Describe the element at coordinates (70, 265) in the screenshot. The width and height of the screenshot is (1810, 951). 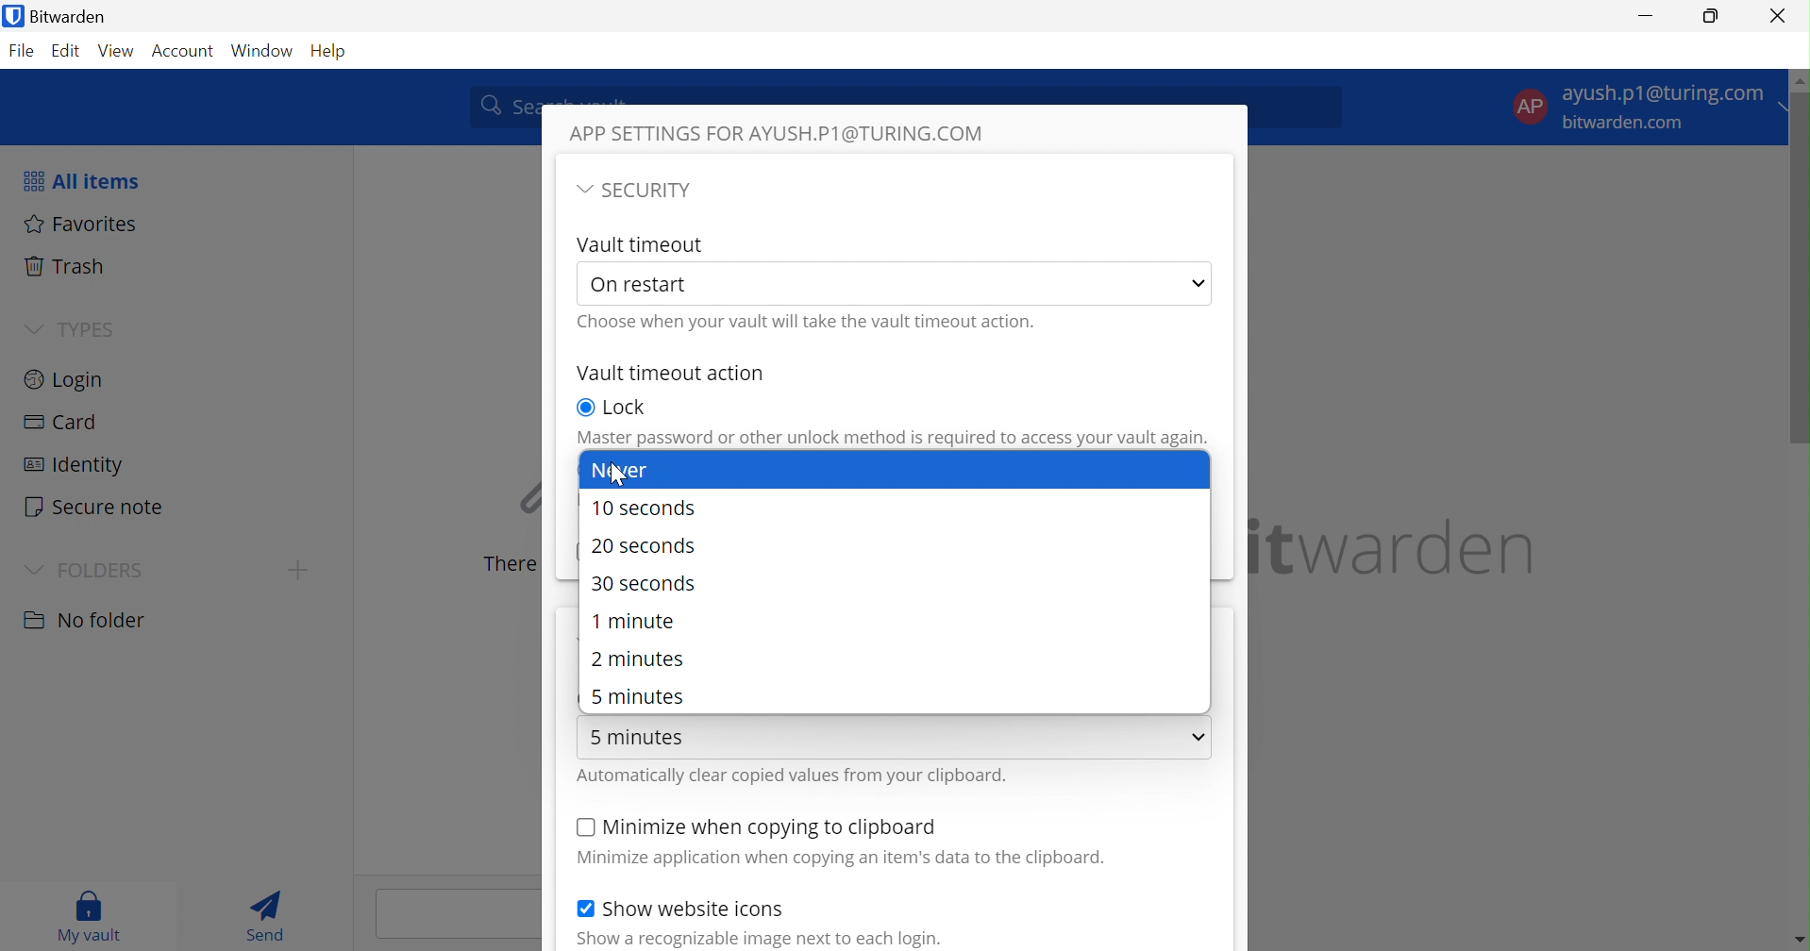
I see `Trash` at that location.